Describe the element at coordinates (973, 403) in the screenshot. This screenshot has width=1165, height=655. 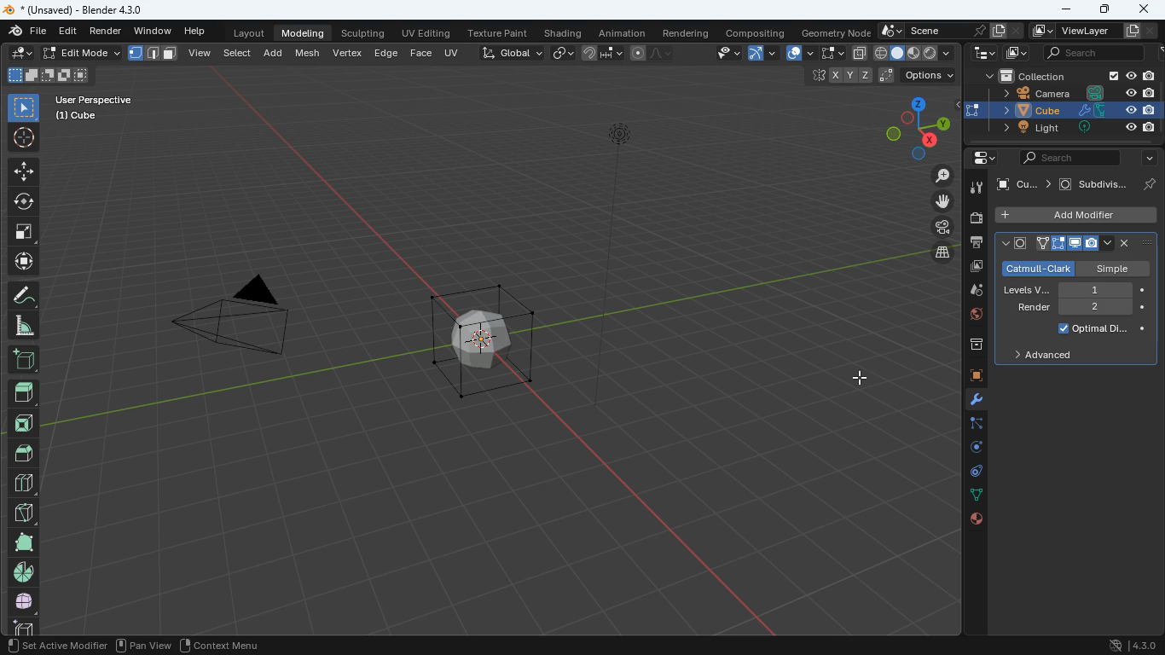
I see `modifiers` at that location.